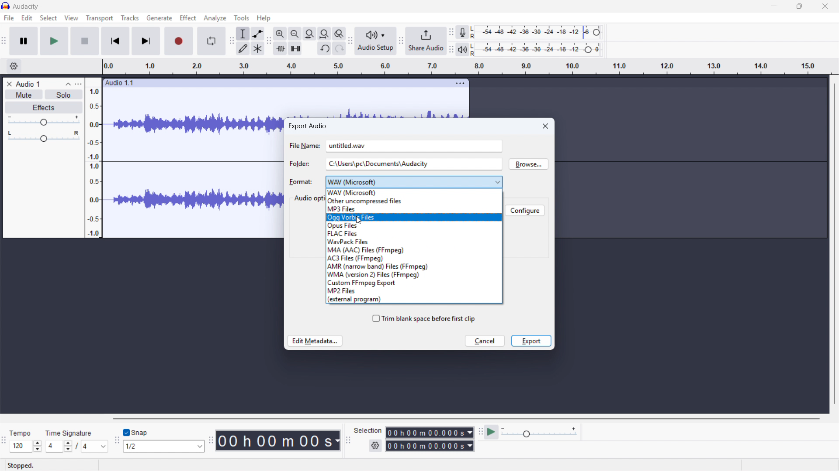 This screenshot has height=471, width=839. I want to click on Draw tool , so click(242, 48).